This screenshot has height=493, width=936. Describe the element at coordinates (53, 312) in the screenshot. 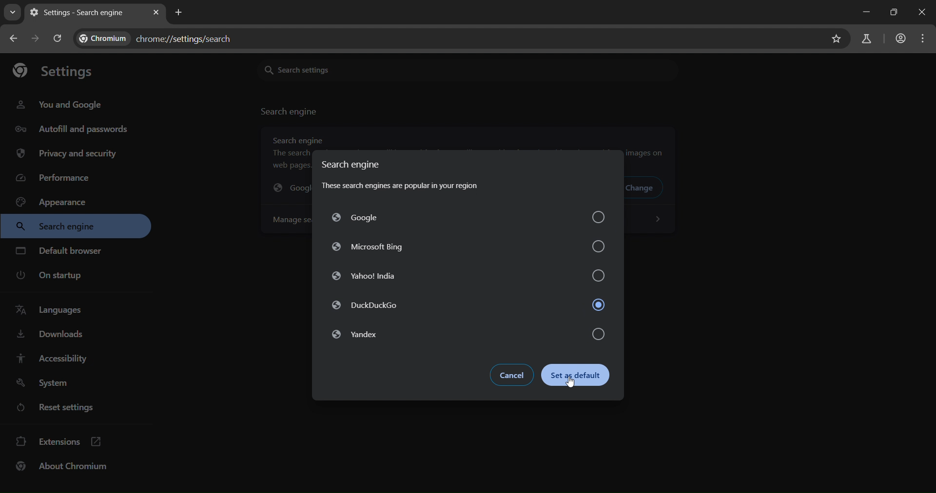

I see `languages` at that location.